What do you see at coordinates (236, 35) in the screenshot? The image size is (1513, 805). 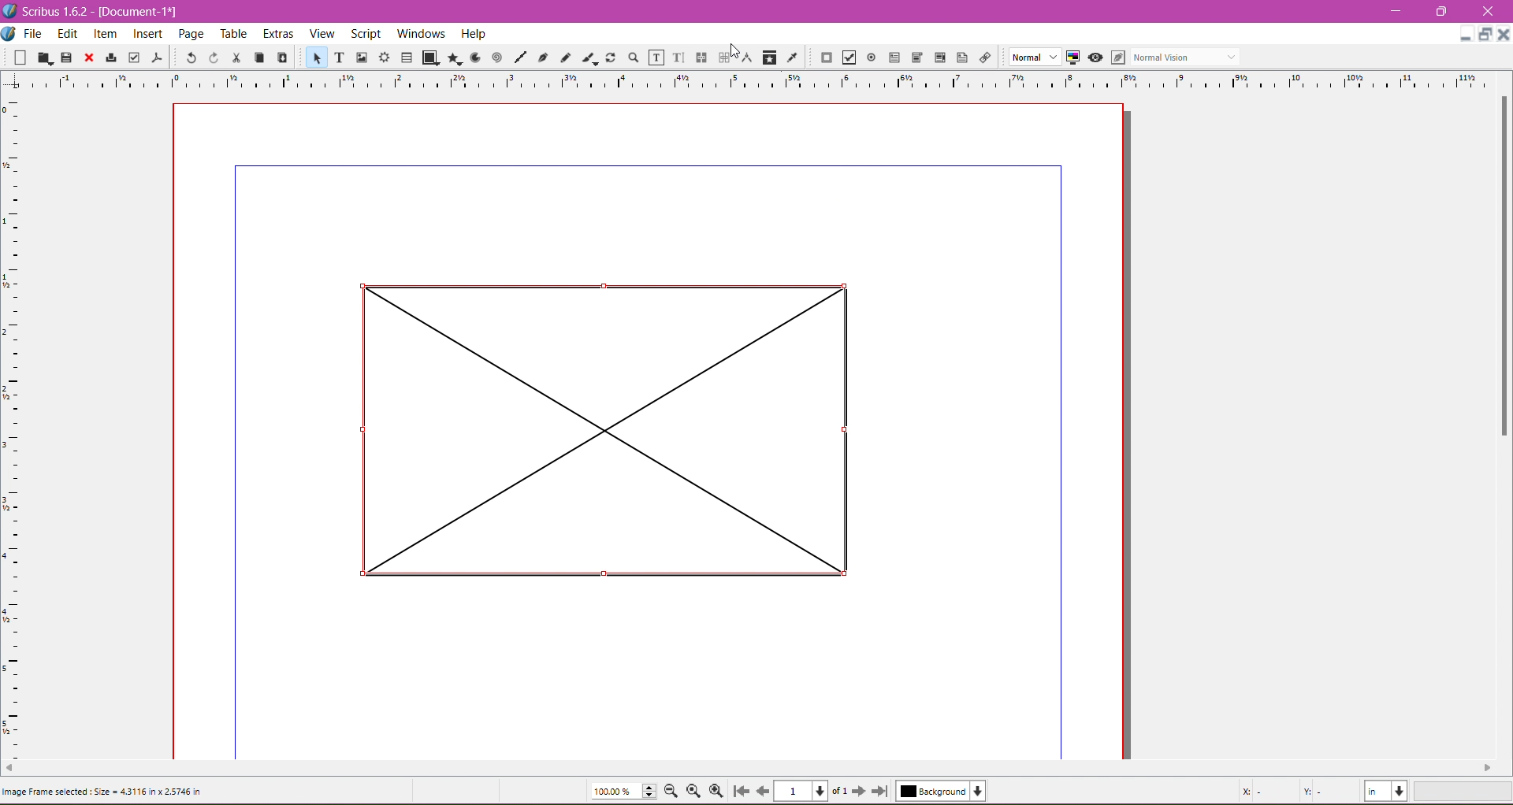 I see `Table` at bounding box center [236, 35].